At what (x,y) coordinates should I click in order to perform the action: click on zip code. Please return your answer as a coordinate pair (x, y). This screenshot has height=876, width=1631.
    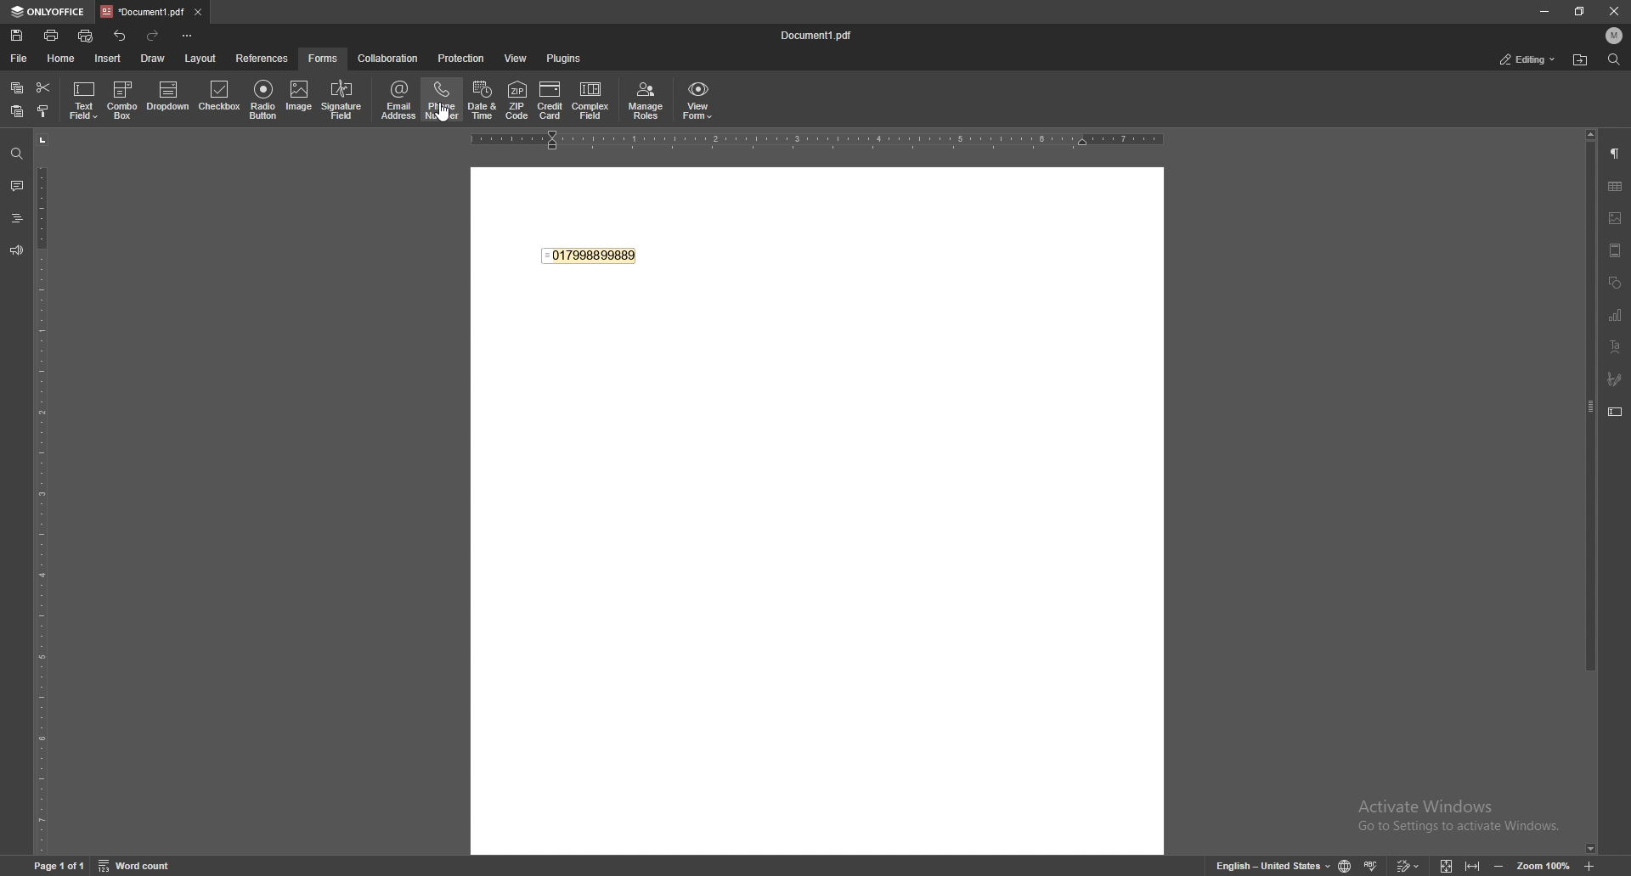
    Looking at the image, I should click on (519, 101).